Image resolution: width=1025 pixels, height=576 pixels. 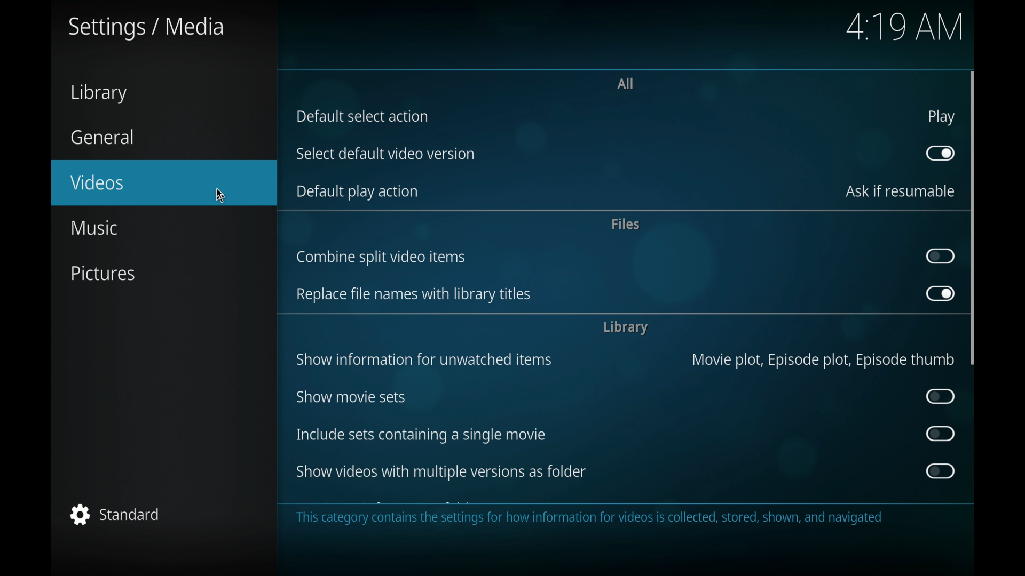 What do you see at coordinates (624, 328) in the screenshot?
I see `library` at bounding box center [624, 328].